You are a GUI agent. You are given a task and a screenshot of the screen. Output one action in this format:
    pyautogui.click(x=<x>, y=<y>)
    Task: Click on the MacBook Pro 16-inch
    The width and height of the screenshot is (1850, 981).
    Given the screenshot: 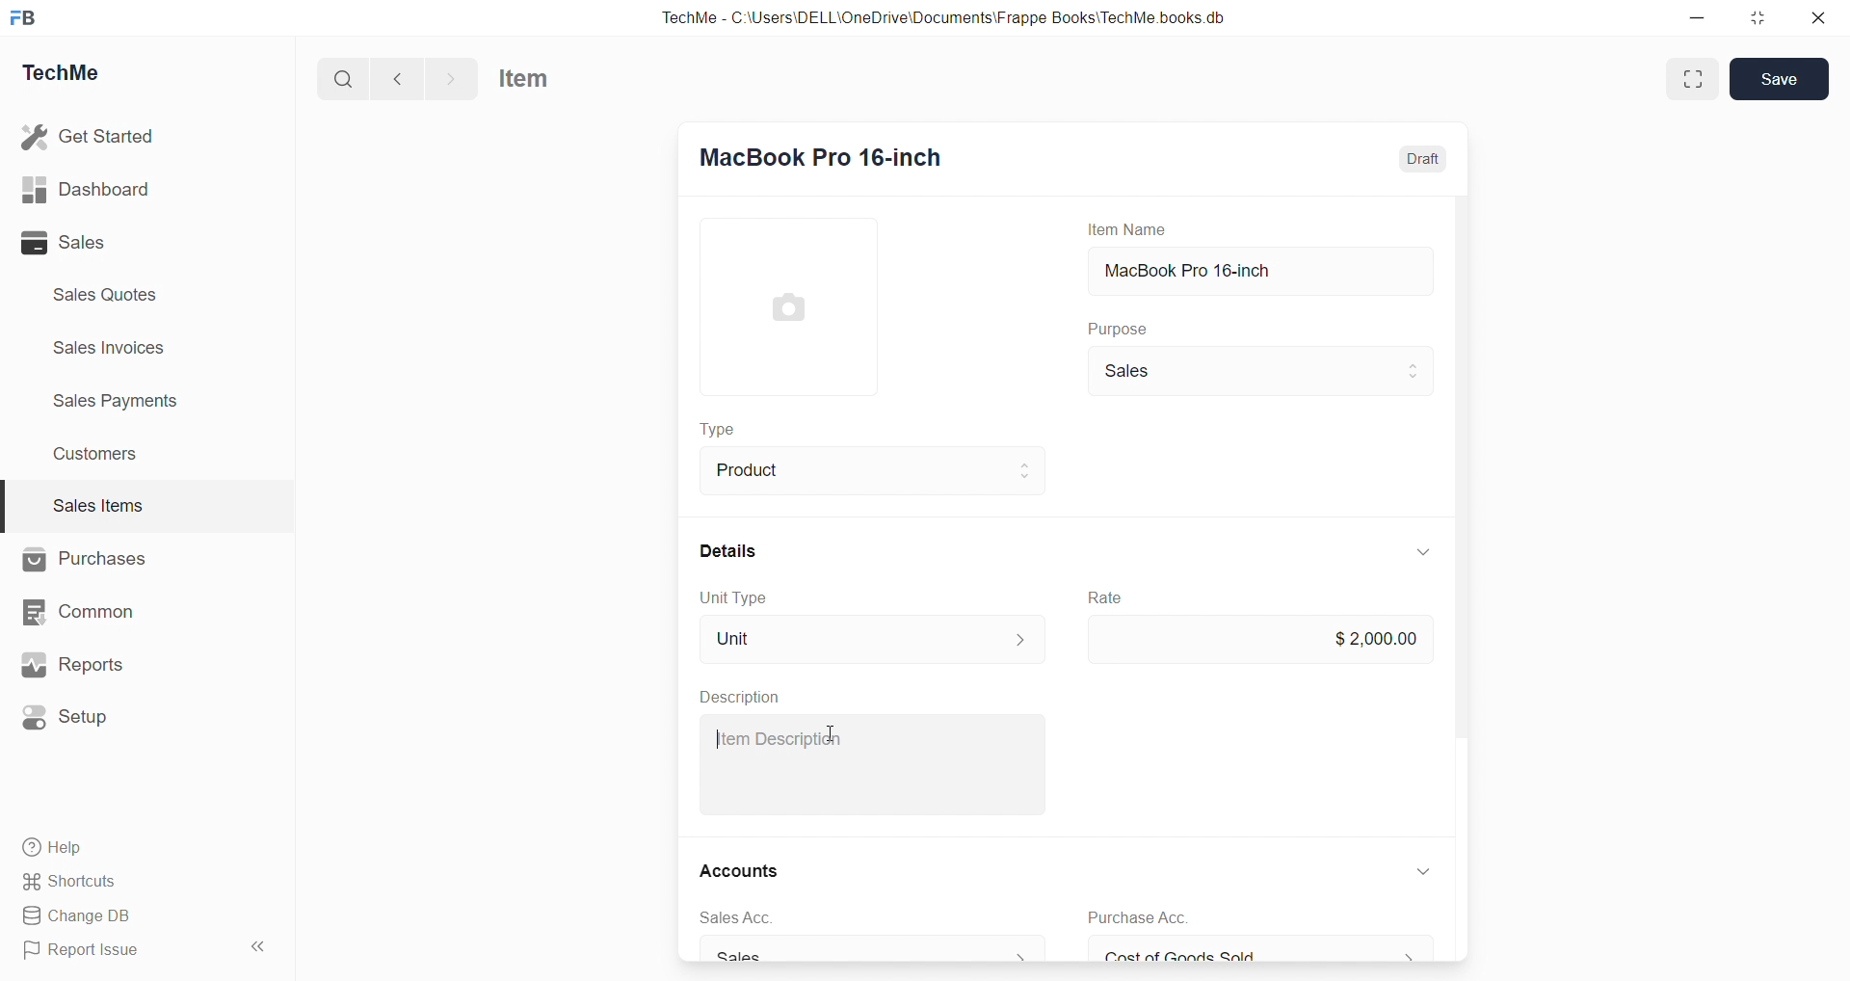 What is the action you would take?
    pyautogui.click(x=821, y=153)
    